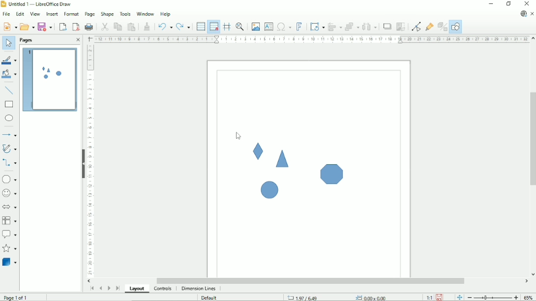 This screenshot has height=301, width=536. Describe the element at coordinates (9, 91) in the screenshot. I see `Insert line` at that location.